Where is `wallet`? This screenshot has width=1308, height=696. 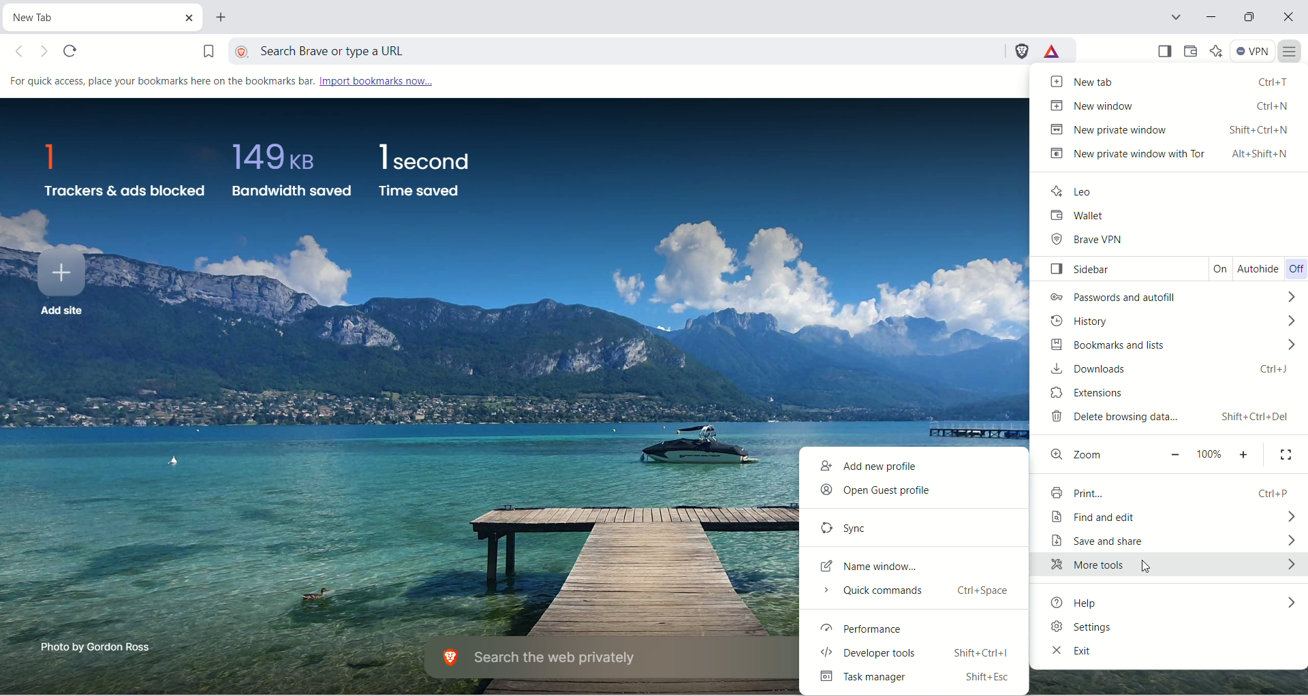
wallet is located at coordinates (1163, 216).